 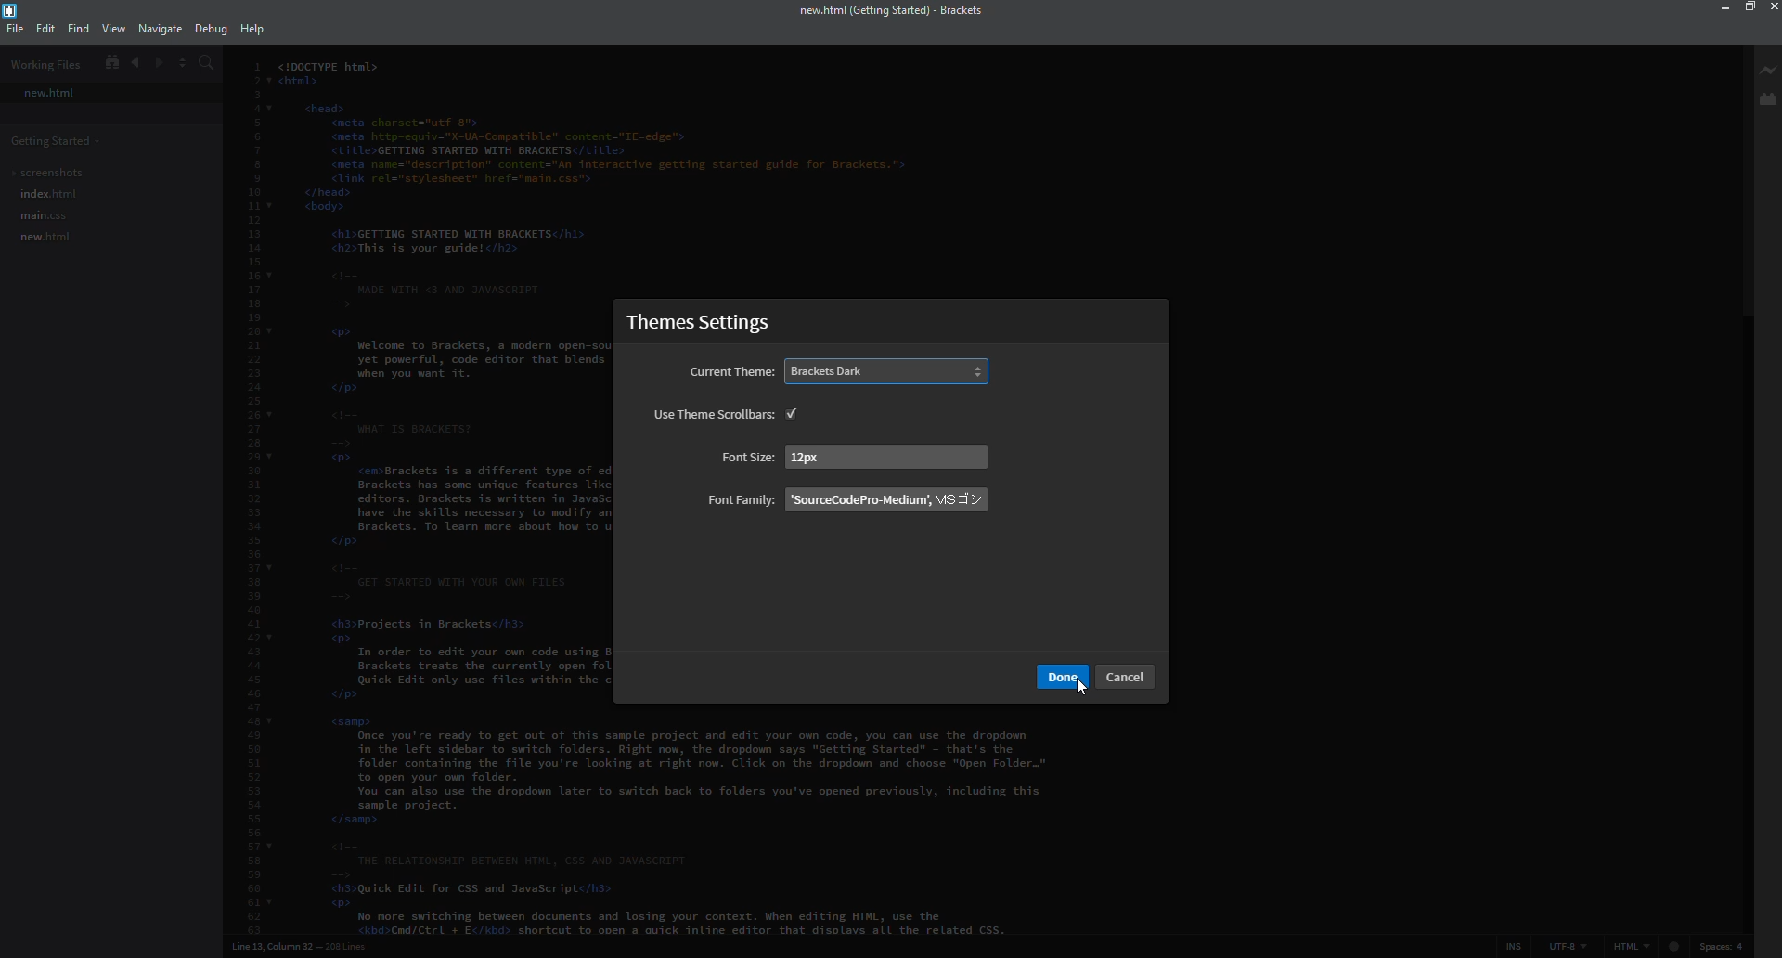 I want to click on navigate, so click(x=159, y=28).